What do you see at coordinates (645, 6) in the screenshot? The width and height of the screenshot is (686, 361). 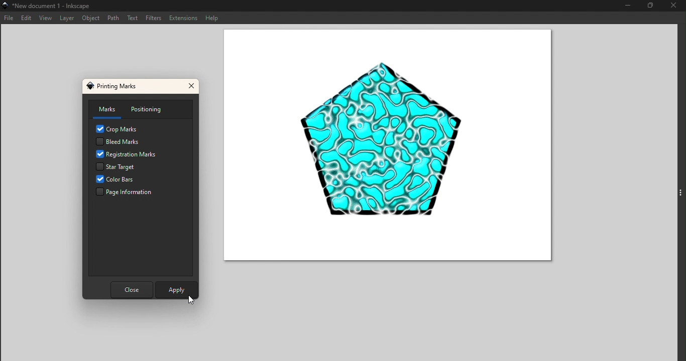 I see `Maximize` at bounding box center [645, 6].